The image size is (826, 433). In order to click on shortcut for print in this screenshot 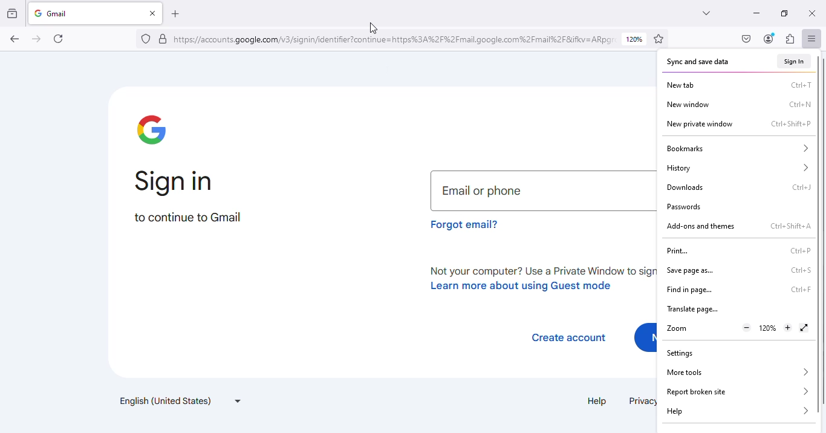, I will do `click(801, 250)`.